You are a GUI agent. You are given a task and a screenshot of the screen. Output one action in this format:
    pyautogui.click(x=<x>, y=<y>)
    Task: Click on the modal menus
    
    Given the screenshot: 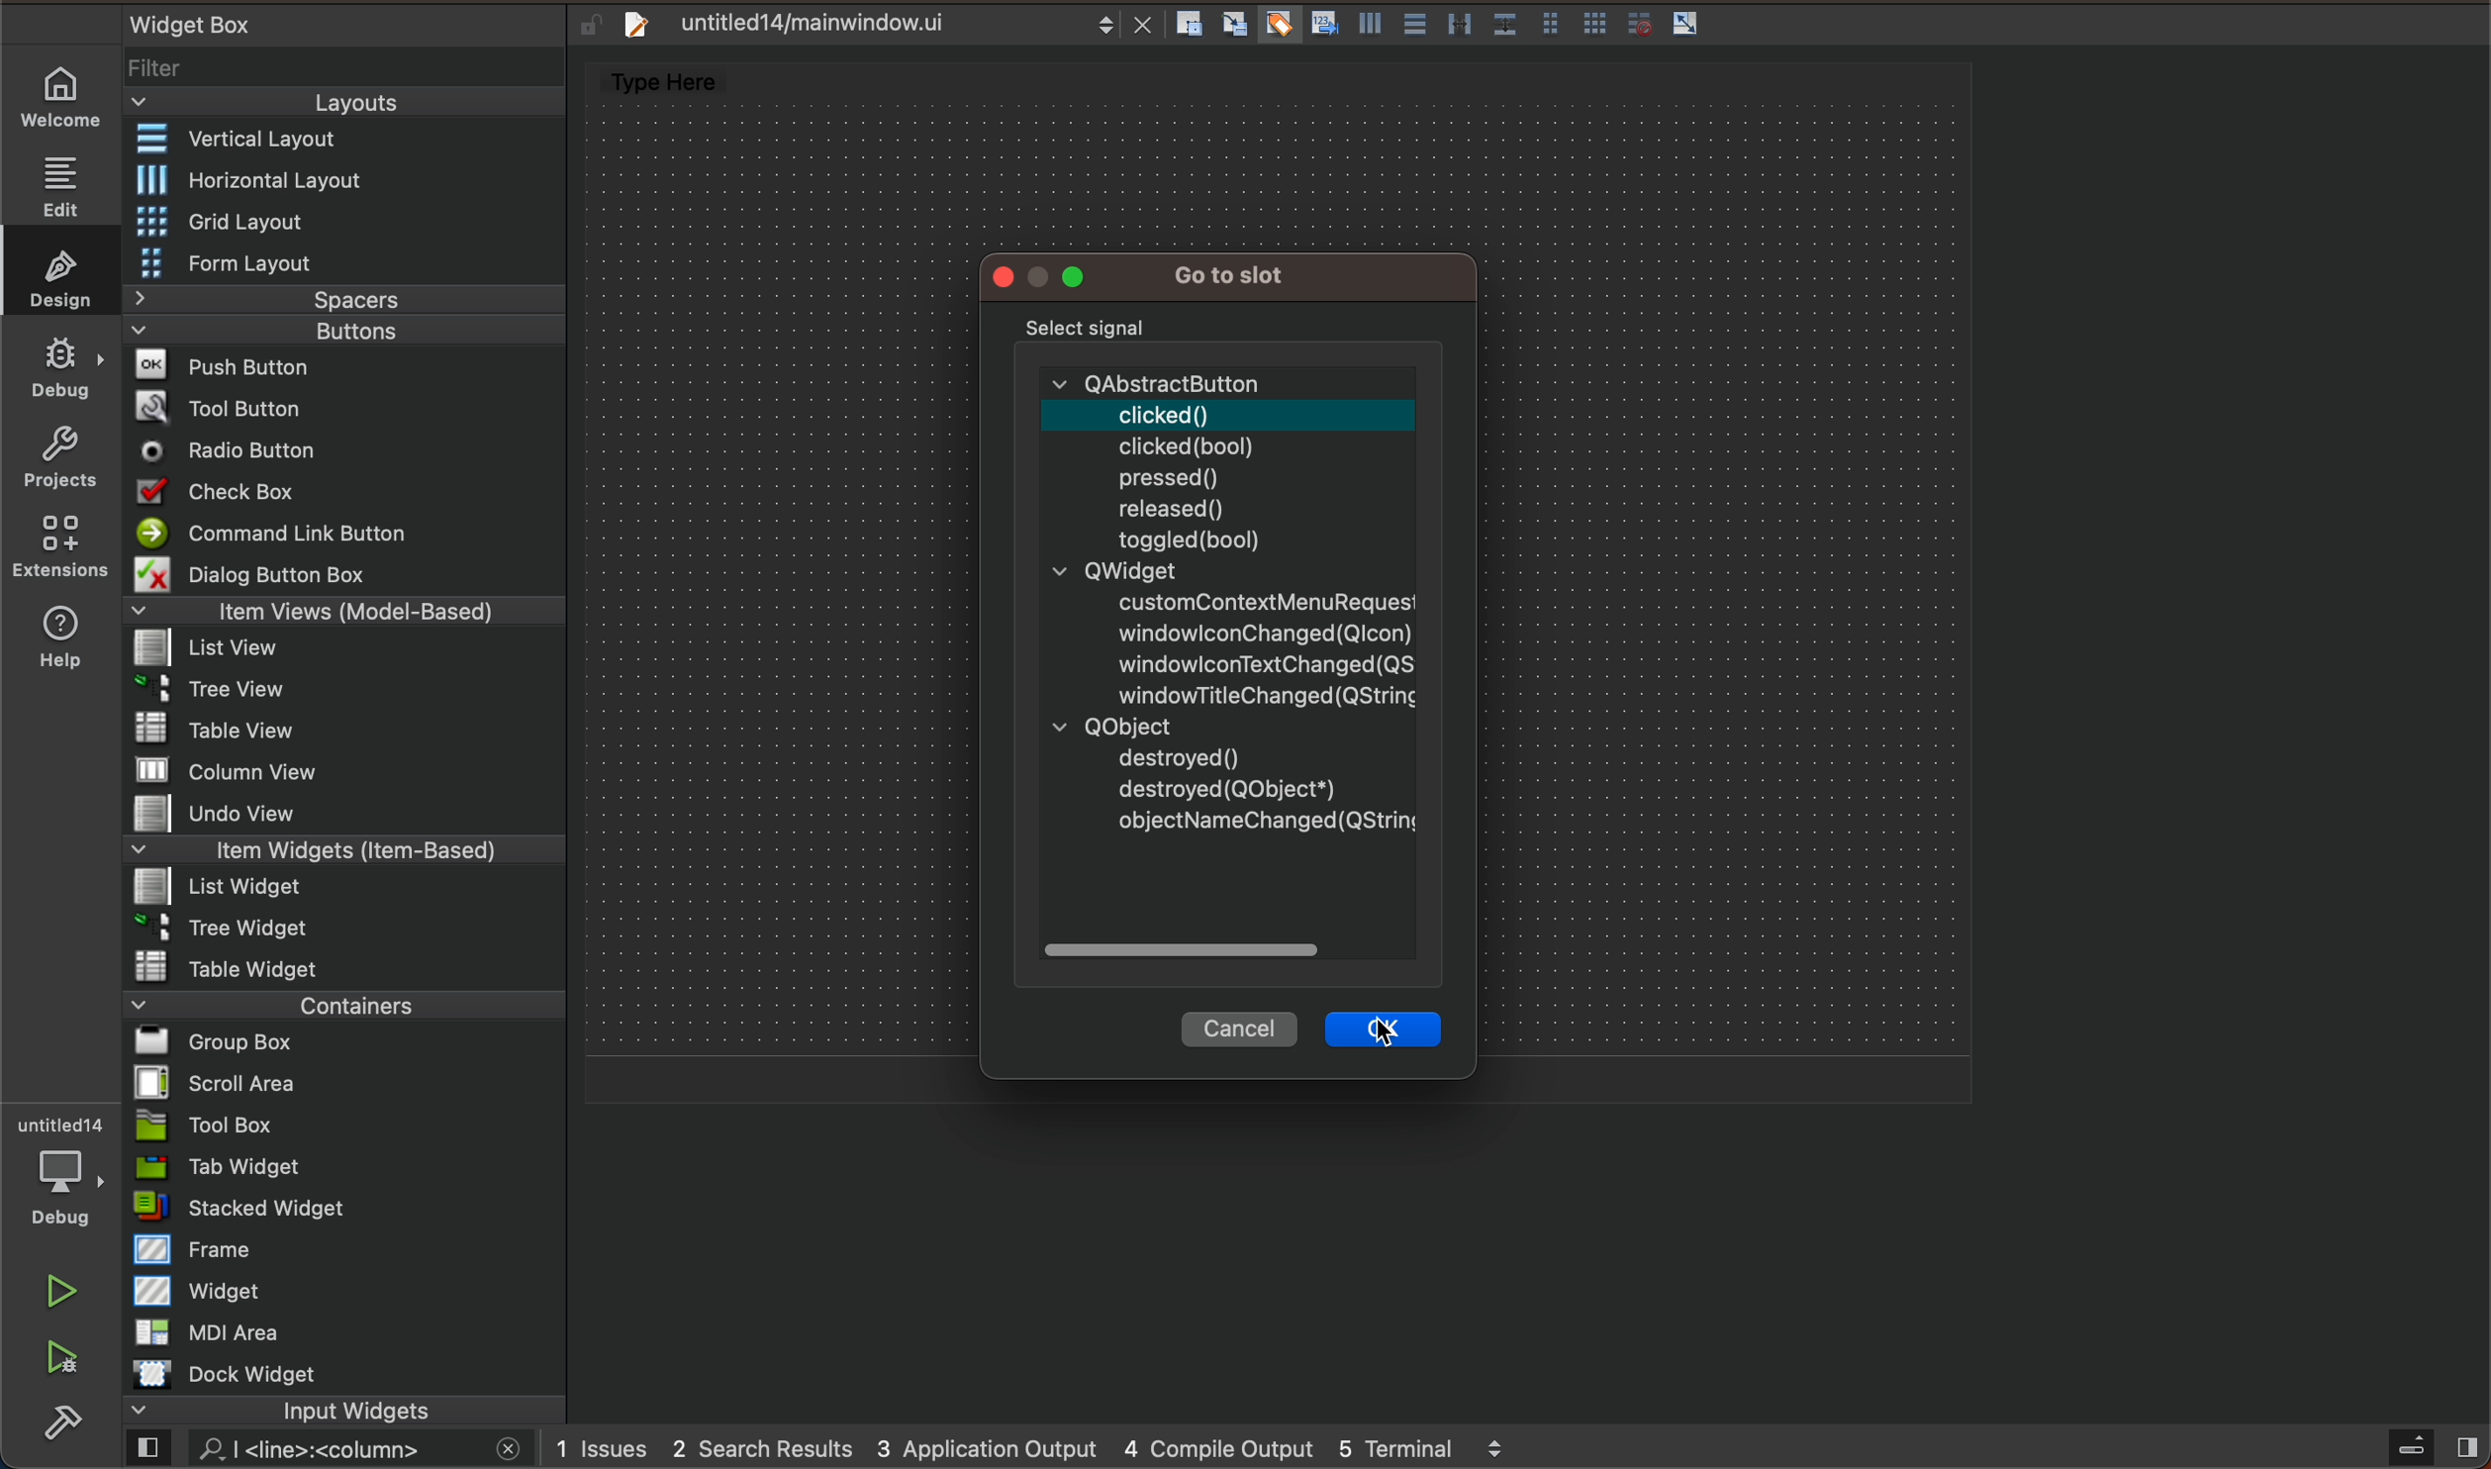 What is the action you would take?
    pyautogui.click(x=1044, y=275)
    